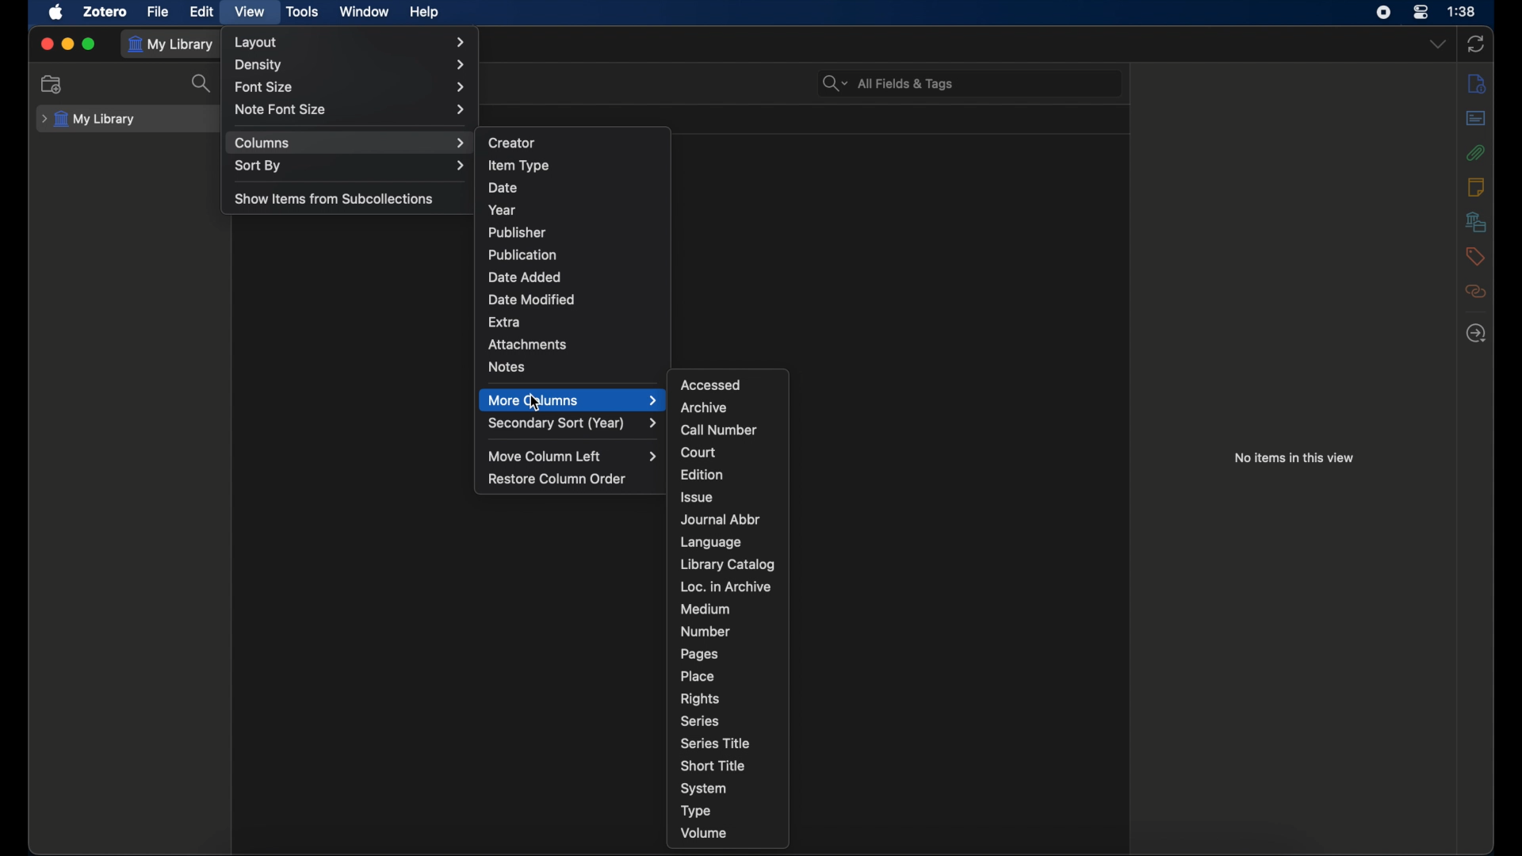 The height and width of the screenshot is (856, 1522). Describe the element at coordinates (696, 498) in the screenshot. I see `issue` at that location.